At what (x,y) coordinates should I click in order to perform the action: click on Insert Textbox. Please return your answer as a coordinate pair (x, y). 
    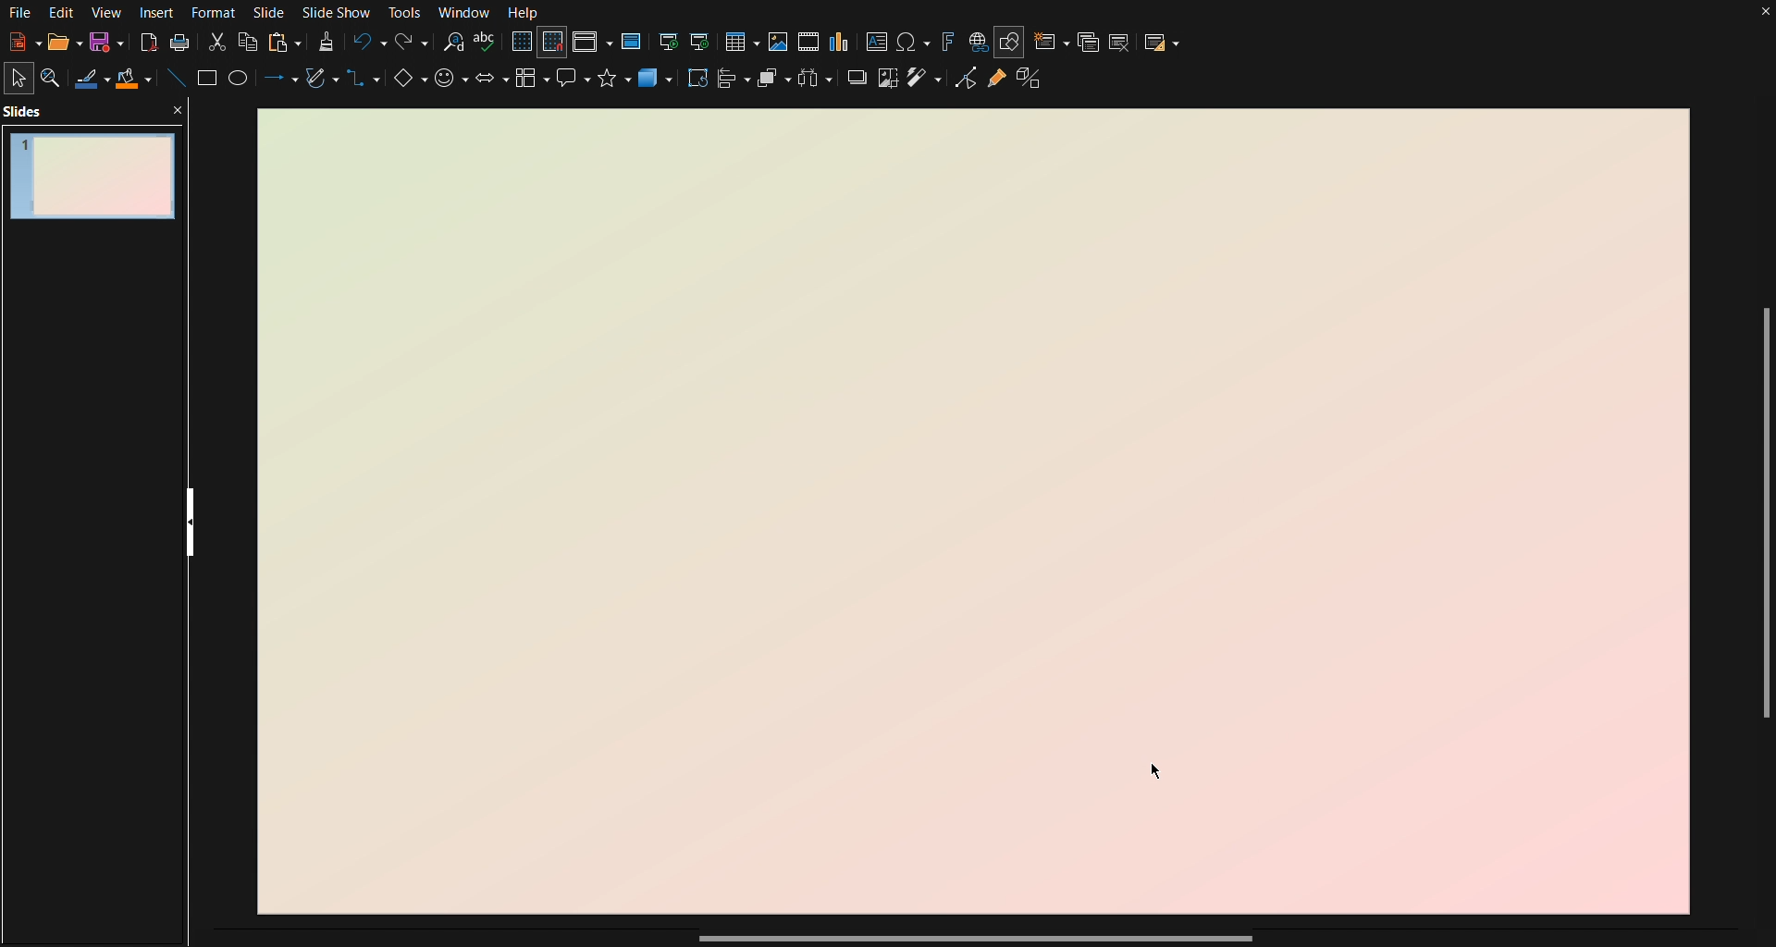
    Looking at the image, I should click on (878, 41).